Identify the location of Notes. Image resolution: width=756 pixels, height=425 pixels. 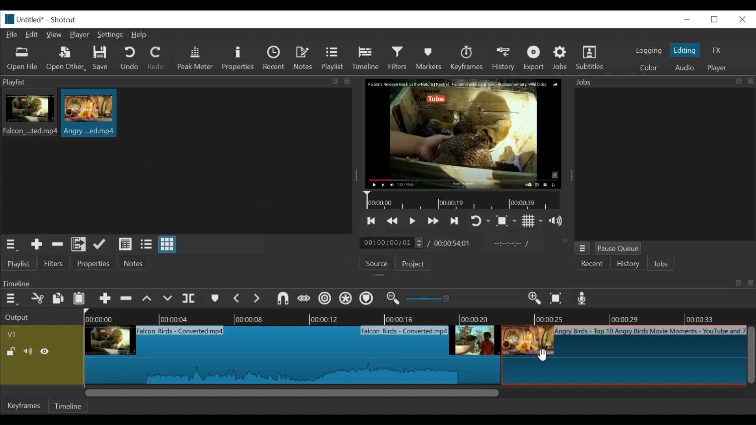
(304, 58).